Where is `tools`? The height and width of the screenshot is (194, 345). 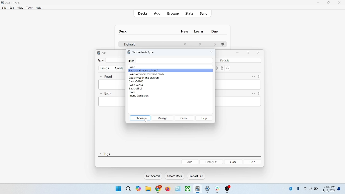
tools is located at coordinates (29, 8).